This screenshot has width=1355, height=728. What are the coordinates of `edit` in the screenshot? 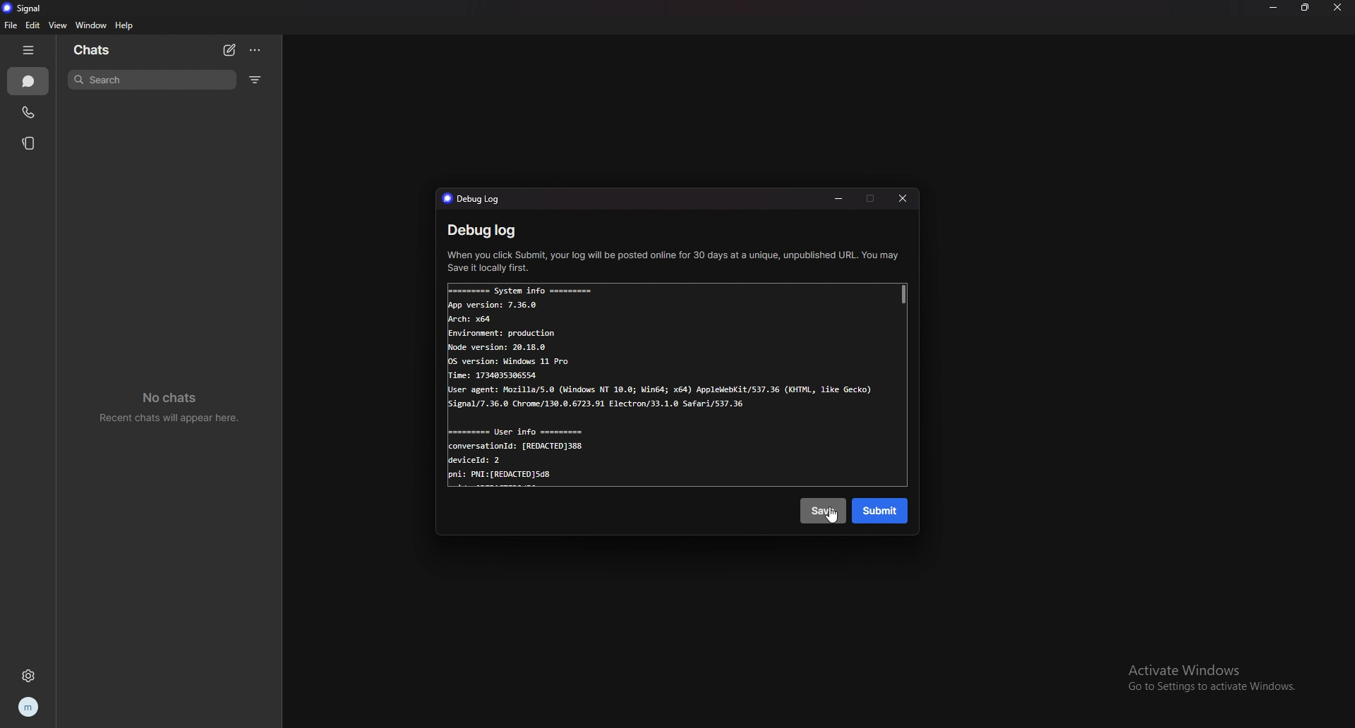 It's located at (32, 25).